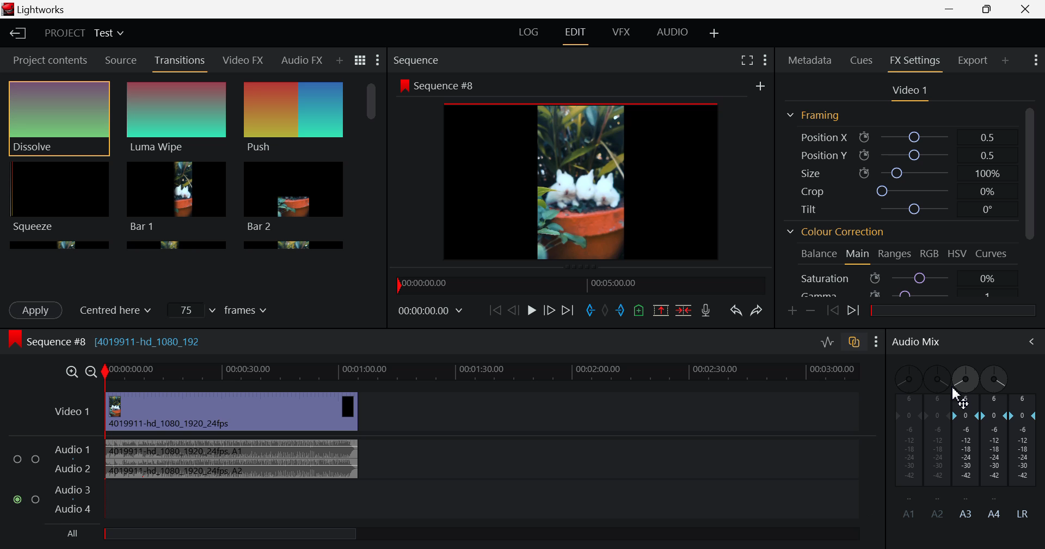  What do you see at coordinates (996, 460) in the screenshot?
I see `A4 Channel Decibel Level` at bounding box center [996, 460].